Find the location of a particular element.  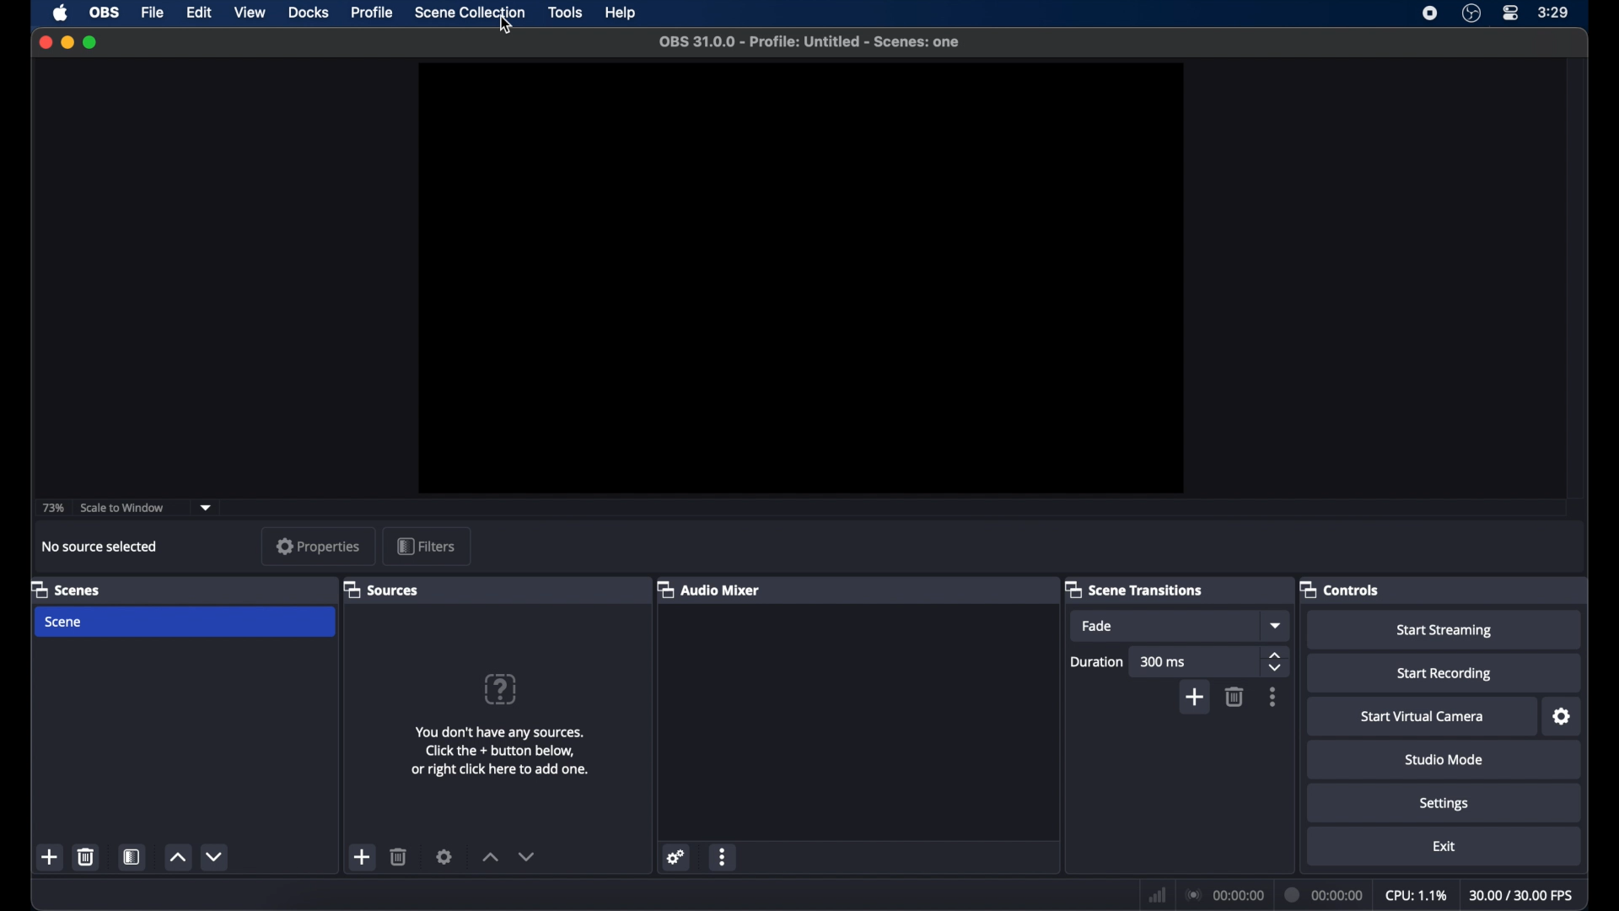

scene transitions is located at coordinates (1133, 590).